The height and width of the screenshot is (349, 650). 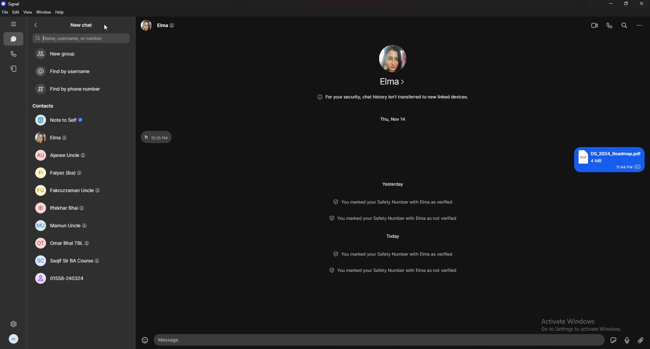 What do you see at coordinates (71, 71) in the screenshot?
I see `find by username` at bounding box center [71, 71].